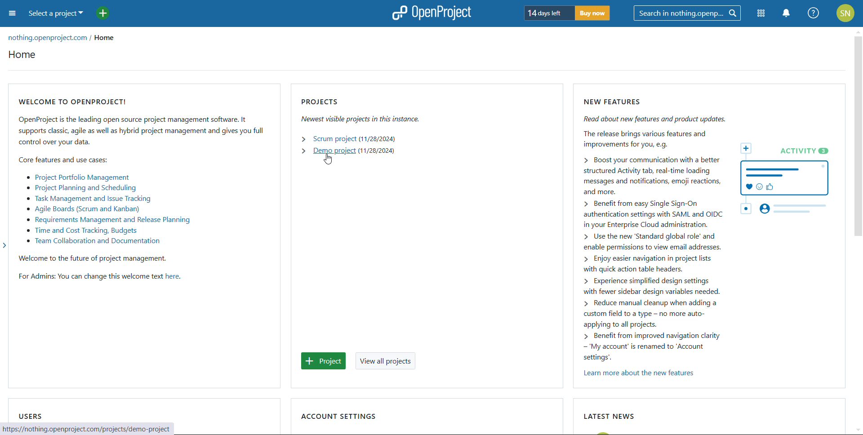  I want to click on notification center, so click(785, 13).